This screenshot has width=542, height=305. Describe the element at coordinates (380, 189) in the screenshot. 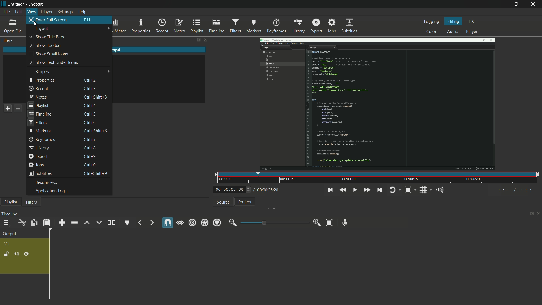

I see `skip to the next point` at that location.